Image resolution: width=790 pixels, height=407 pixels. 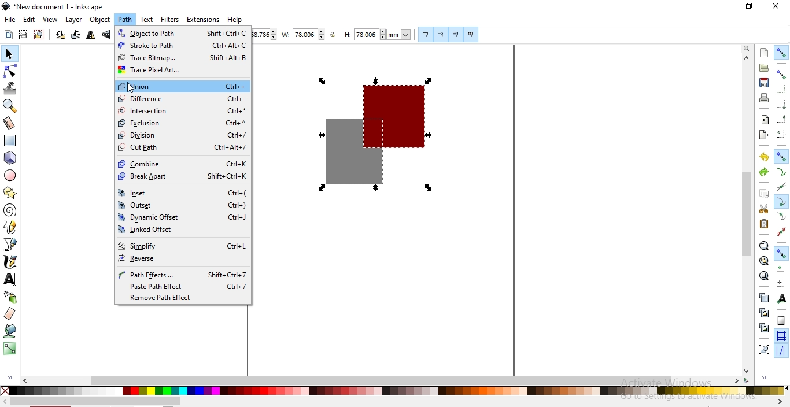 What do you see at coordinates (10, 123) in the screenshot?
I see `measurement tool` at bounding box center [10, 123].